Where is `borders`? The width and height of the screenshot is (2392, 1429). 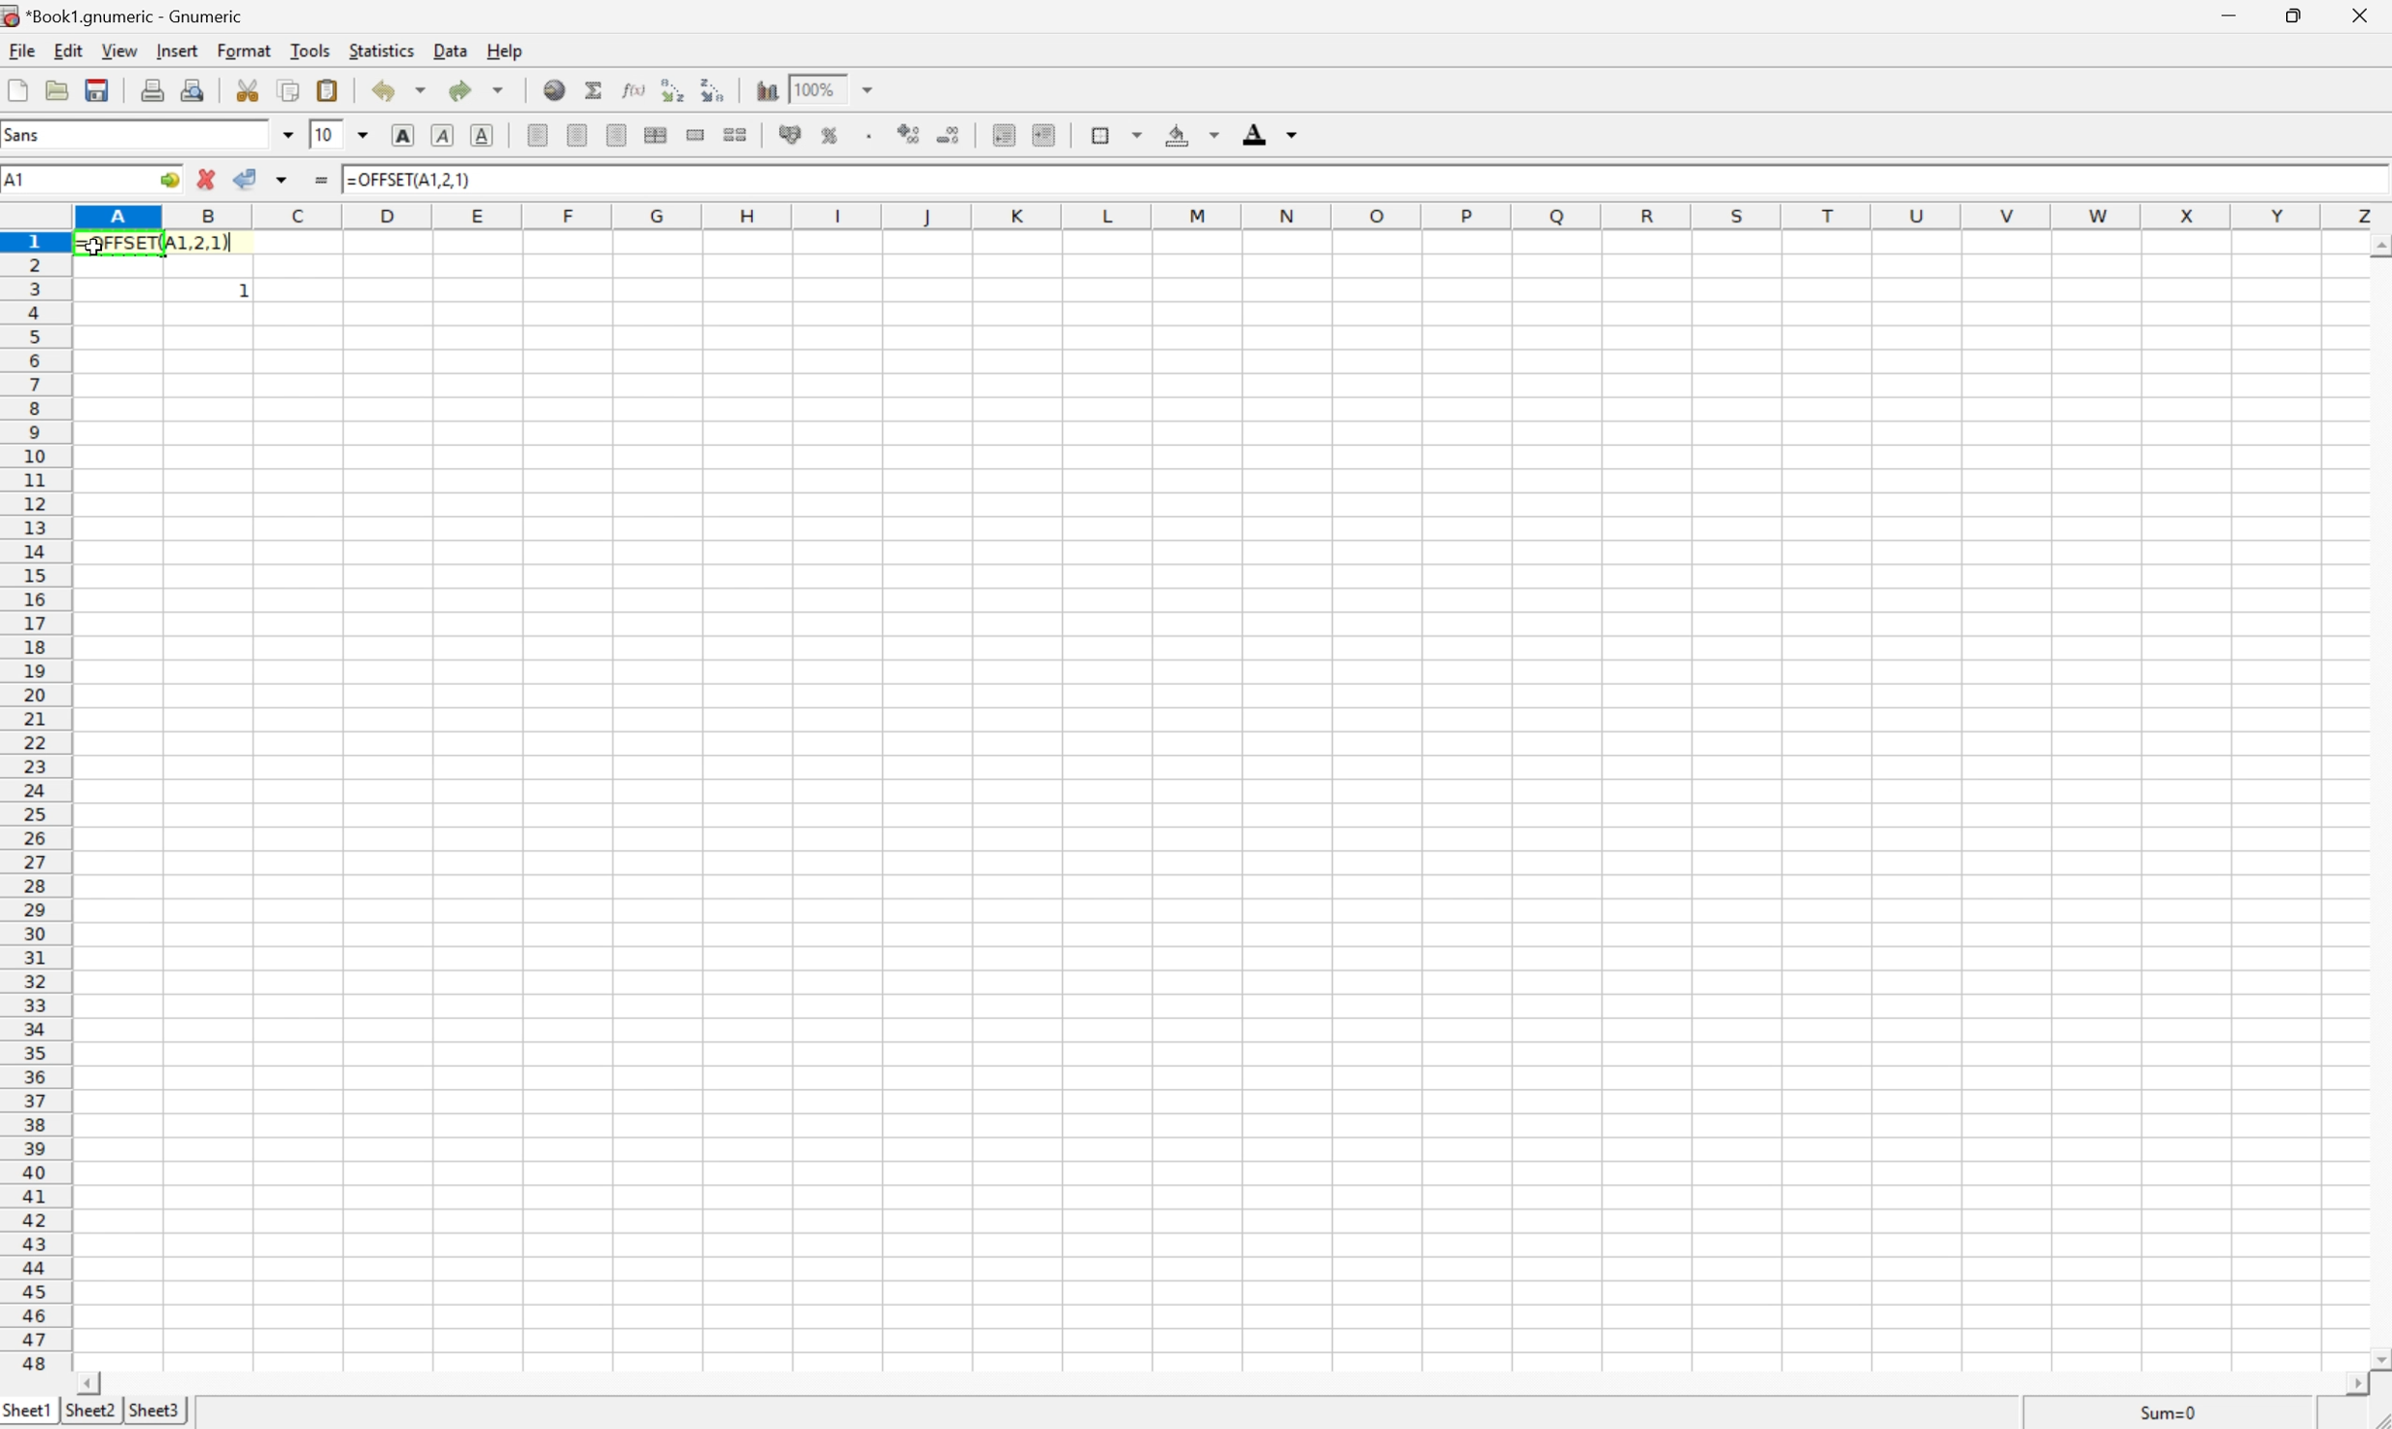 borders is located at coordinates (1115, 136).